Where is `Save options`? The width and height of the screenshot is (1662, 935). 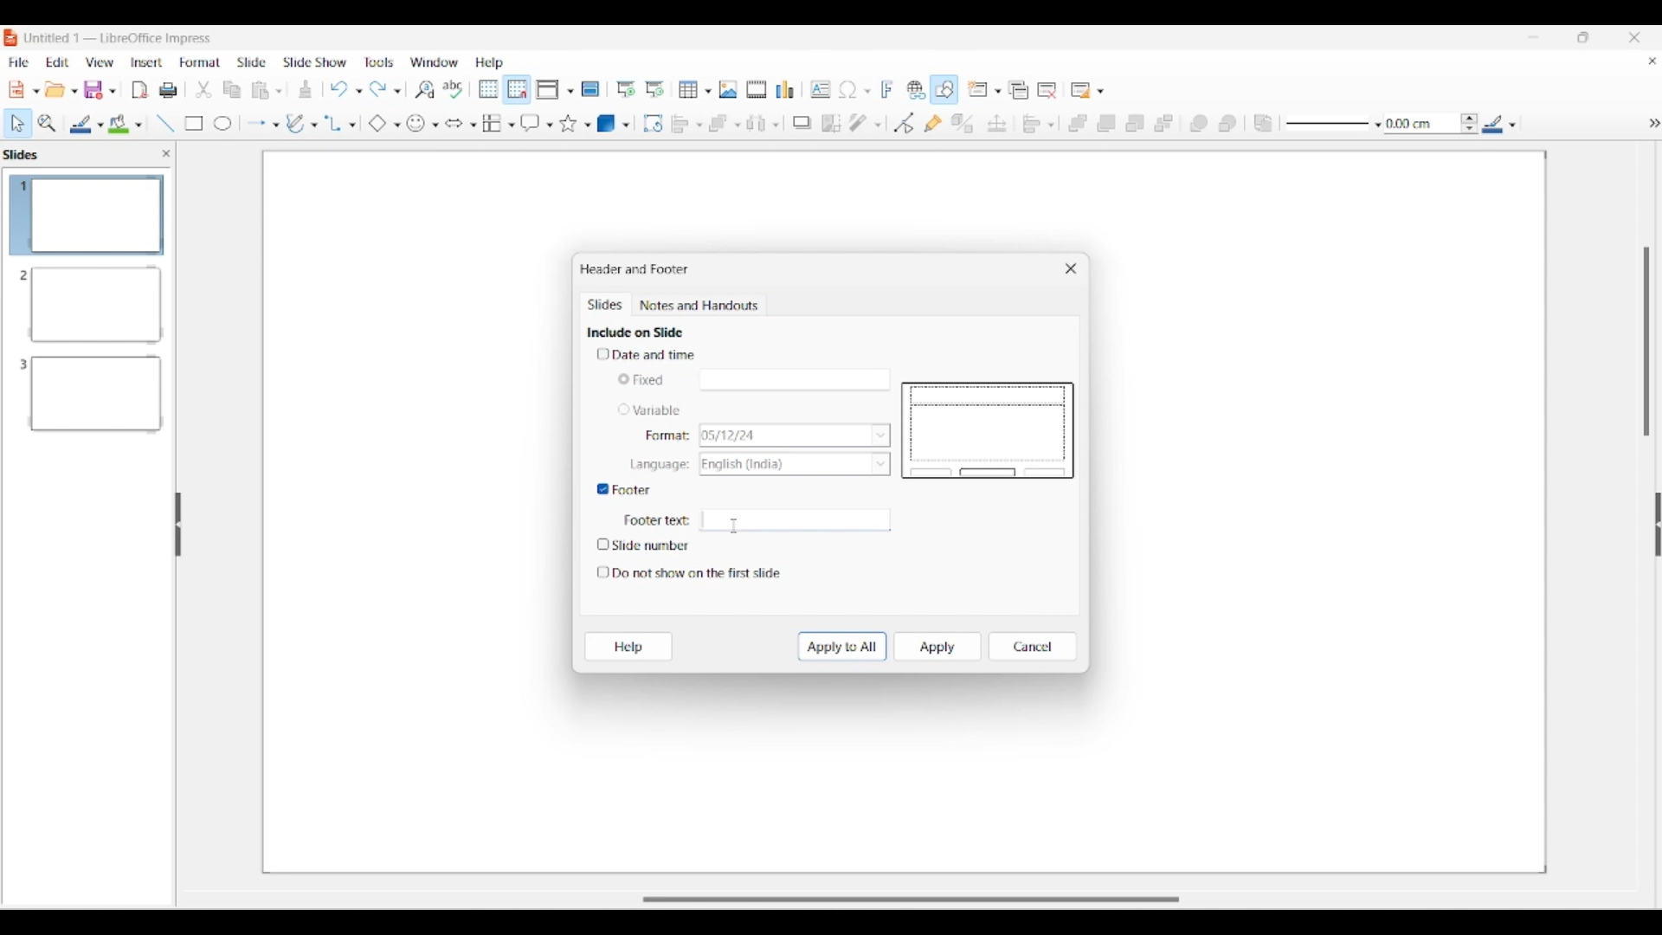 Save options is located at coordinates (100, 90).